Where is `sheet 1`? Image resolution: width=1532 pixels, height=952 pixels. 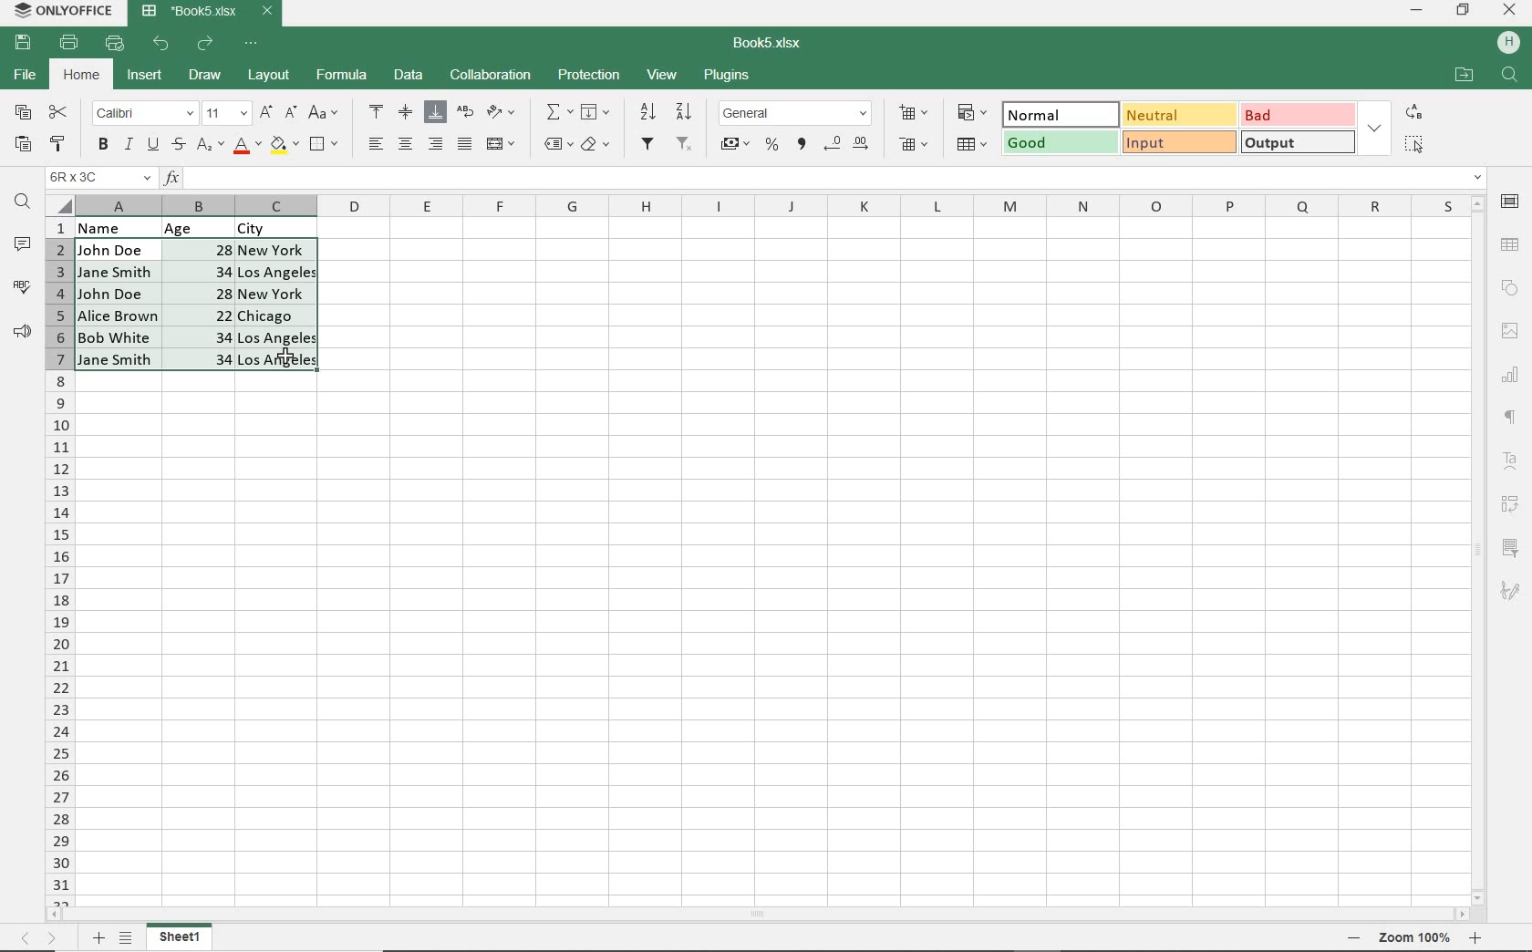
sheet 1 is located at coordinates (181, 937).